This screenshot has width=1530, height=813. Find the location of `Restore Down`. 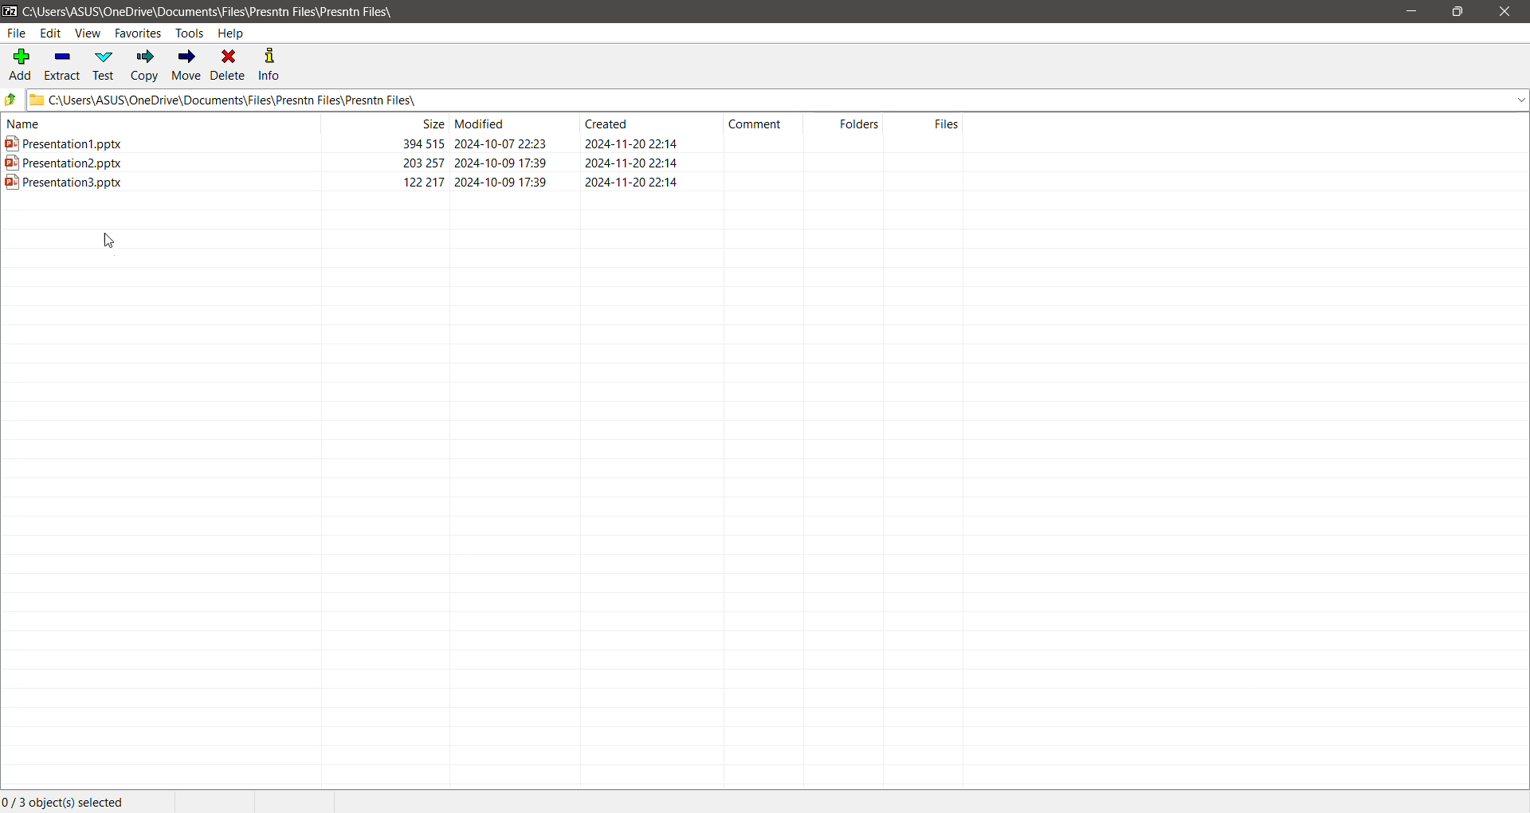

Restore Down is located at coordinates (1457, 12).